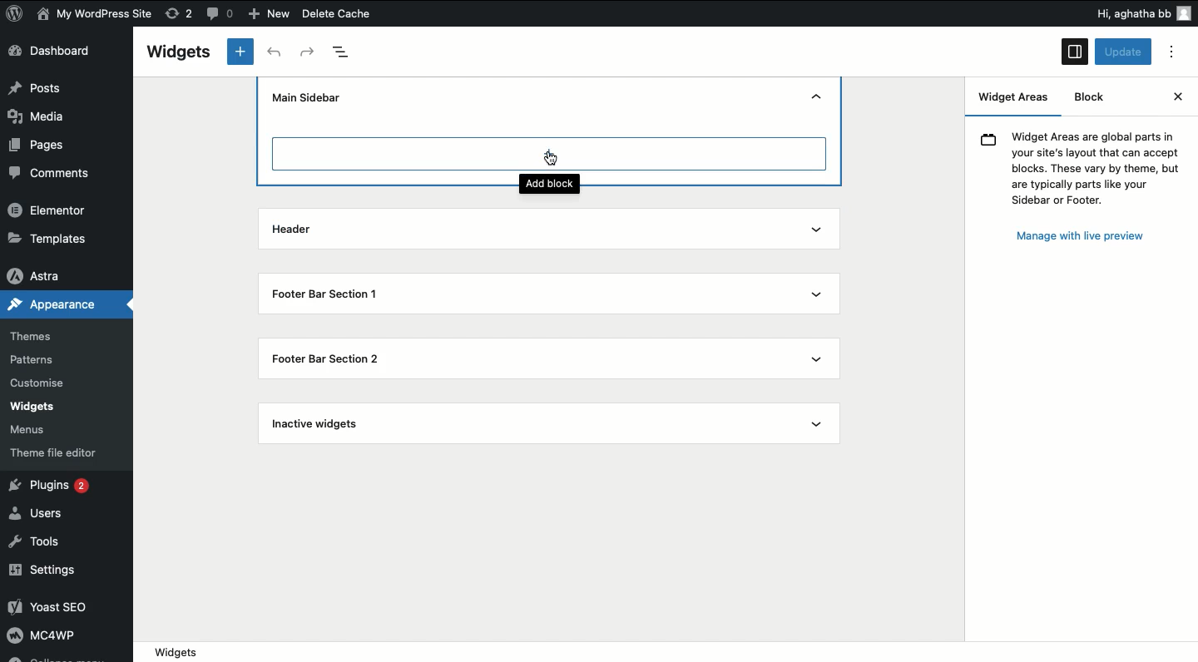 The width and height of the screenshot is (1198, 662). I want to click on Close, so click(1177, 97).